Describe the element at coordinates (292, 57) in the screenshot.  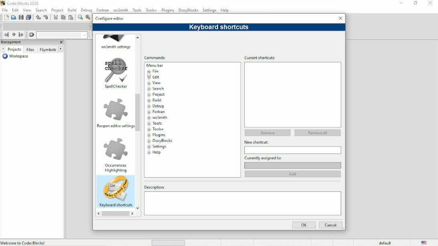
I see `Current shortcuts` at that location.